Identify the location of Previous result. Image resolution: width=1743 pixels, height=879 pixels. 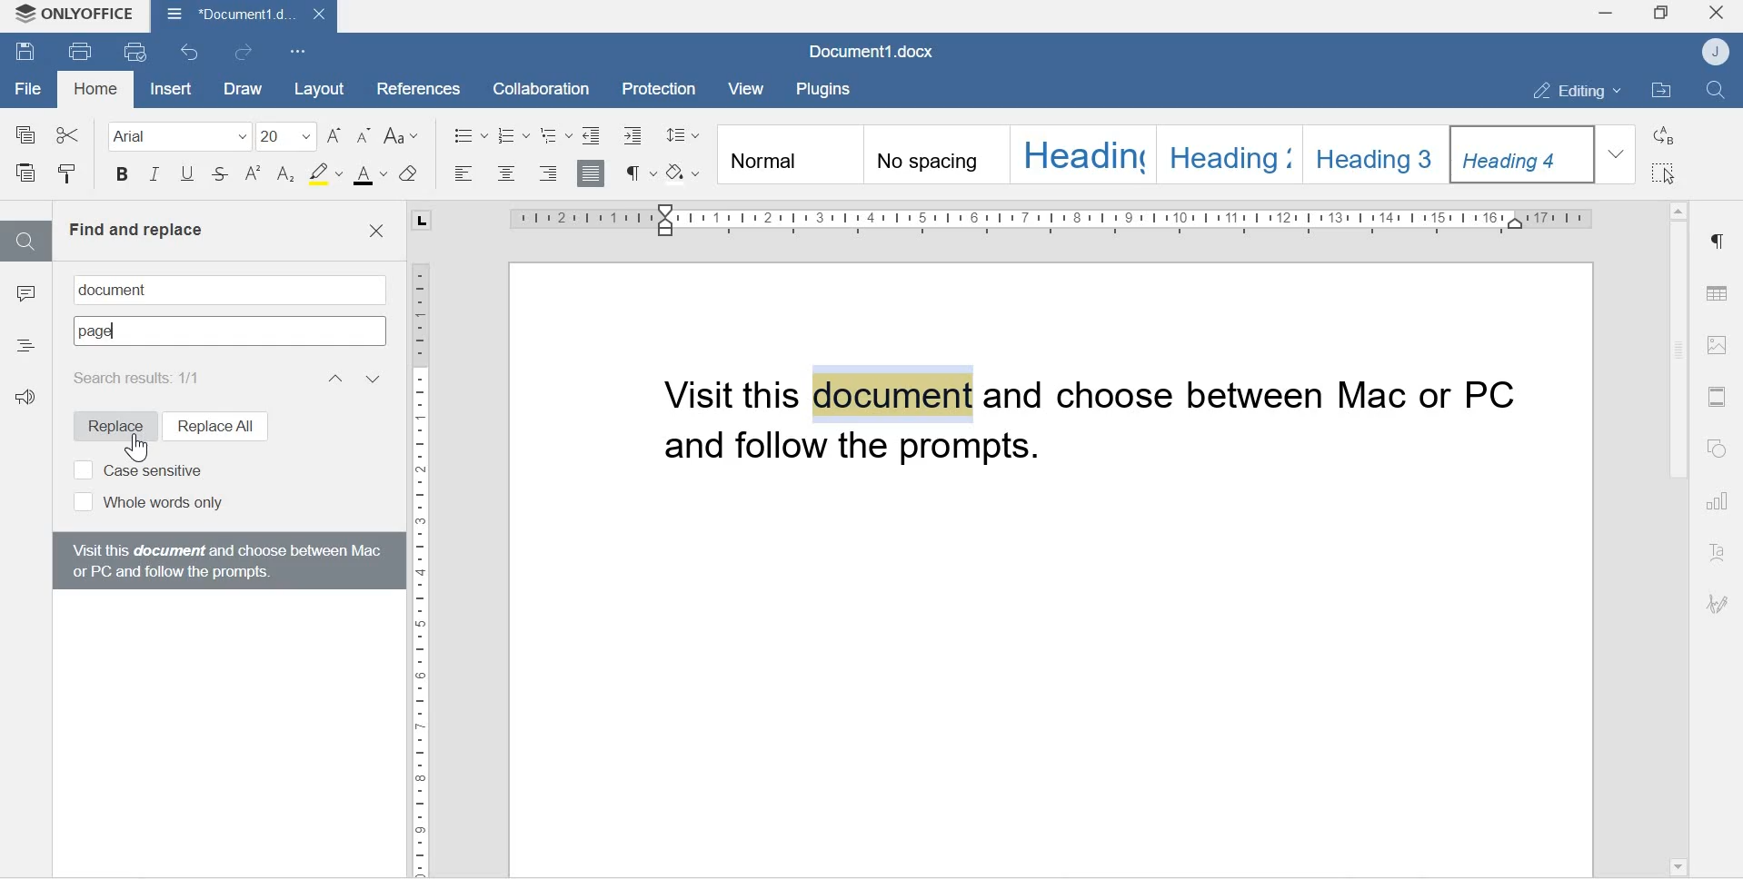
(334, 378).